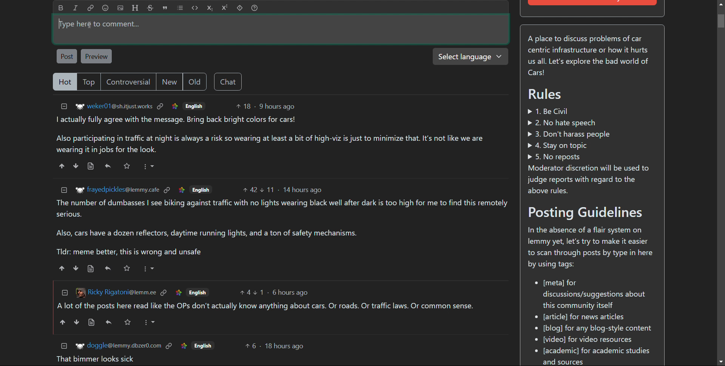 The image size is (725, 366). Describe the element at coordinates (720, 4) in the screenshot. I see `scroll up` at that location.